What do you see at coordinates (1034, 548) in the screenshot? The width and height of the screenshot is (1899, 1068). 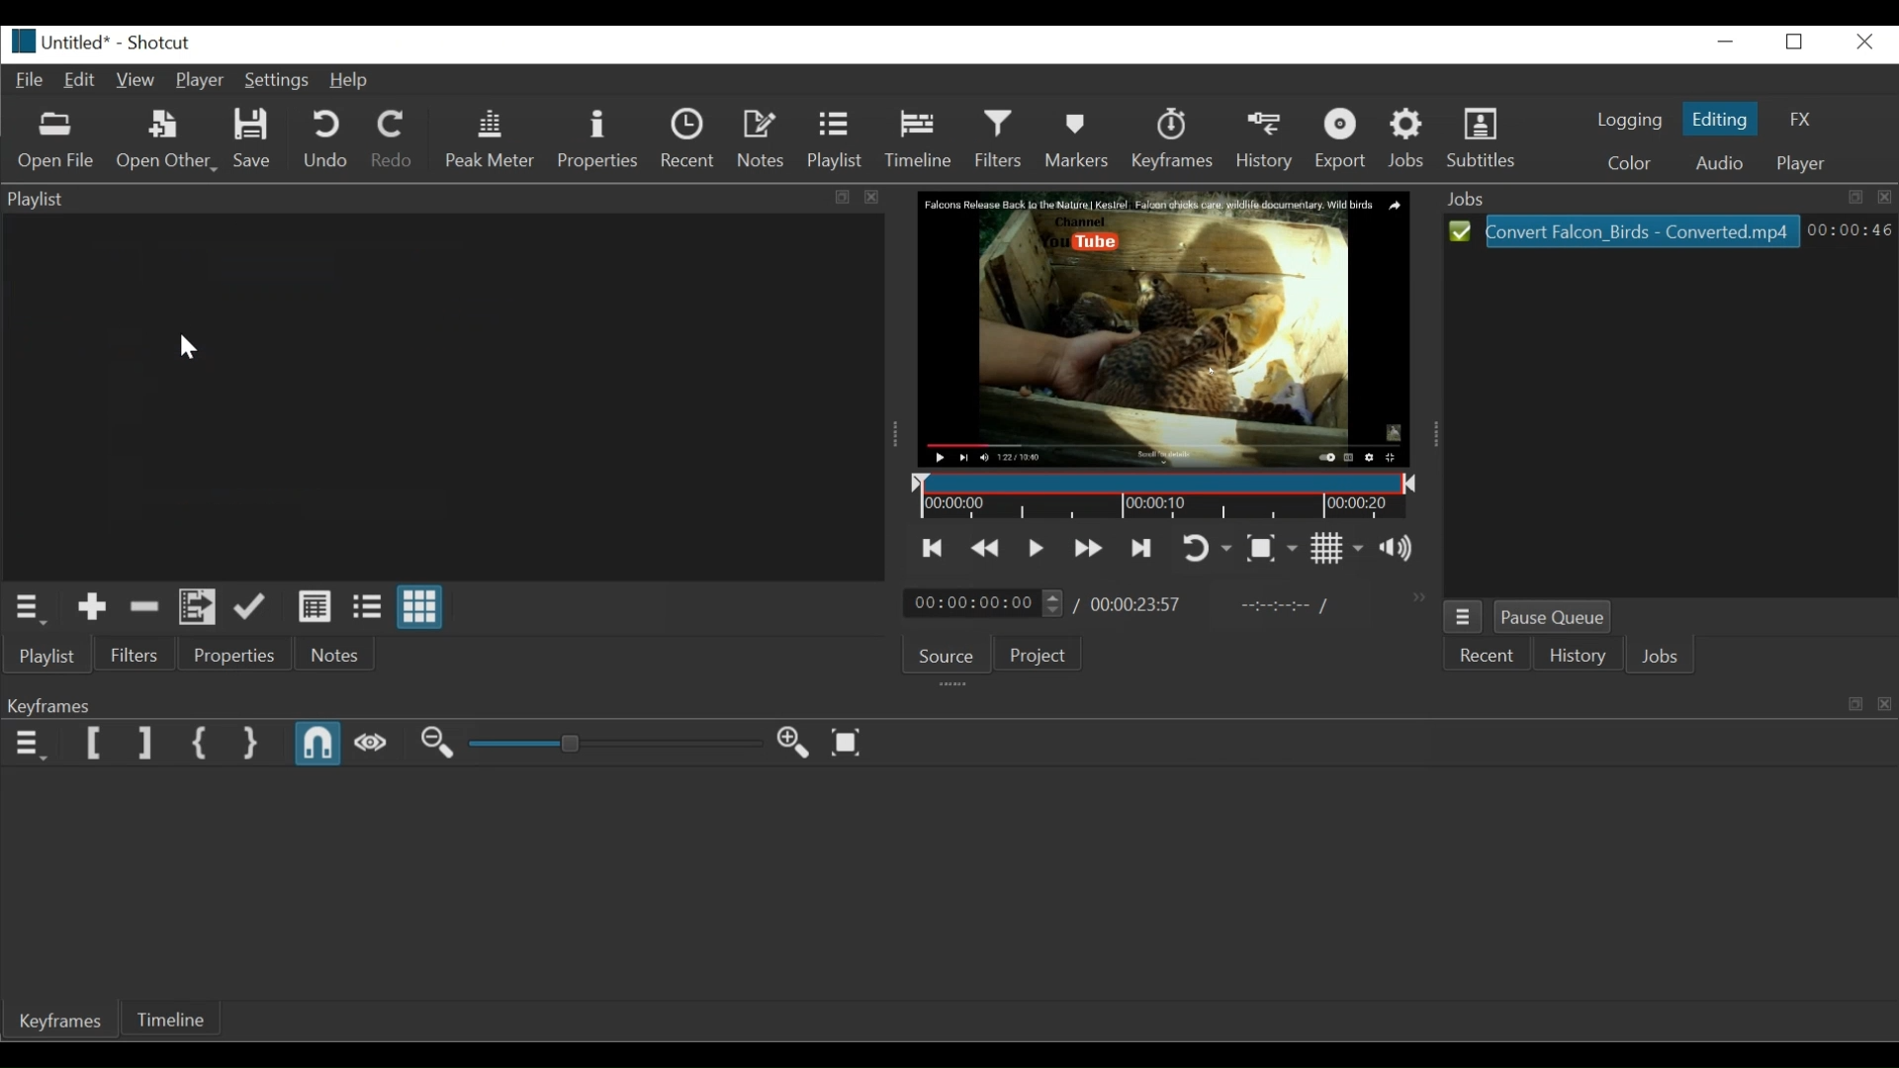 I see `Toggle play or pause` at bounding box center [1034, 548].